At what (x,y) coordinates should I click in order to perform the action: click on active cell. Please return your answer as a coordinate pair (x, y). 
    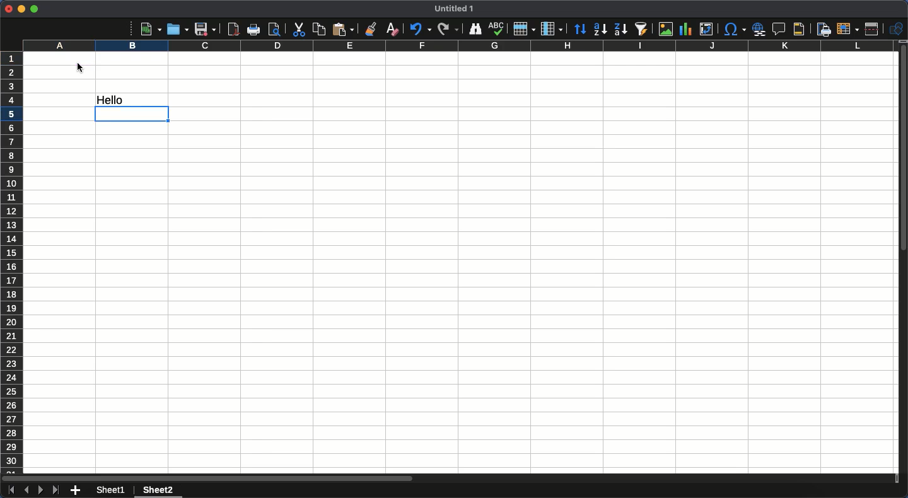
    Looking at the image, I should click on (131, 114).